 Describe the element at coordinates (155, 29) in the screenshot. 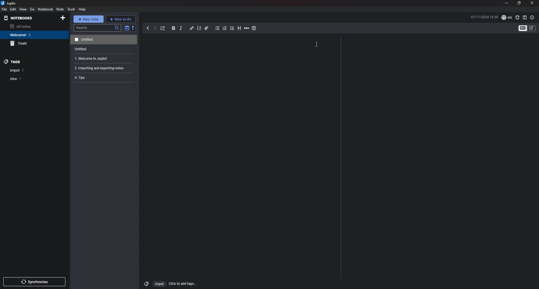

I see `forward` at that location.